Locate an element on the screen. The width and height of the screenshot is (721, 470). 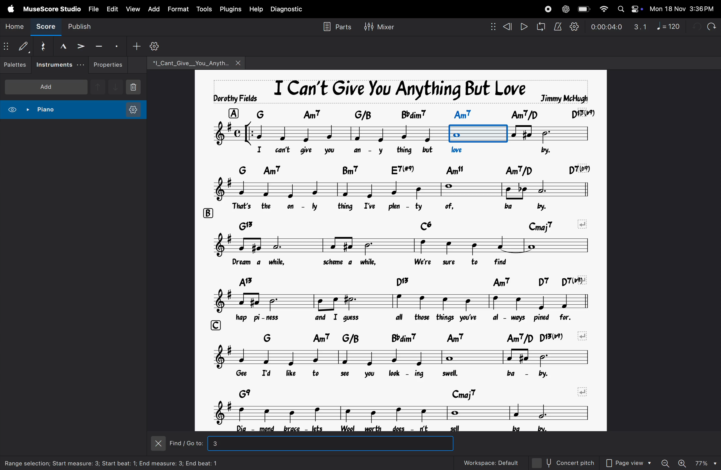
diagnostic is located at coordinates (289, 9).